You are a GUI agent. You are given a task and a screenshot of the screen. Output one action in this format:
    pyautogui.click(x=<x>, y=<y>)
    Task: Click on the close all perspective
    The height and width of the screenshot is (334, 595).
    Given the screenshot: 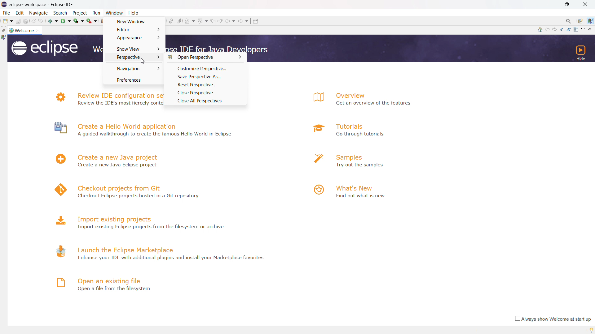 What is the action you would take?
    pyautogui.click(x=205, y=100)
    